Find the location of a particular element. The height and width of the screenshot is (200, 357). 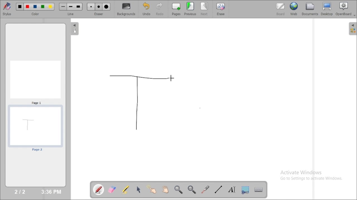

Page 1 is located at coordinates (35, 82).